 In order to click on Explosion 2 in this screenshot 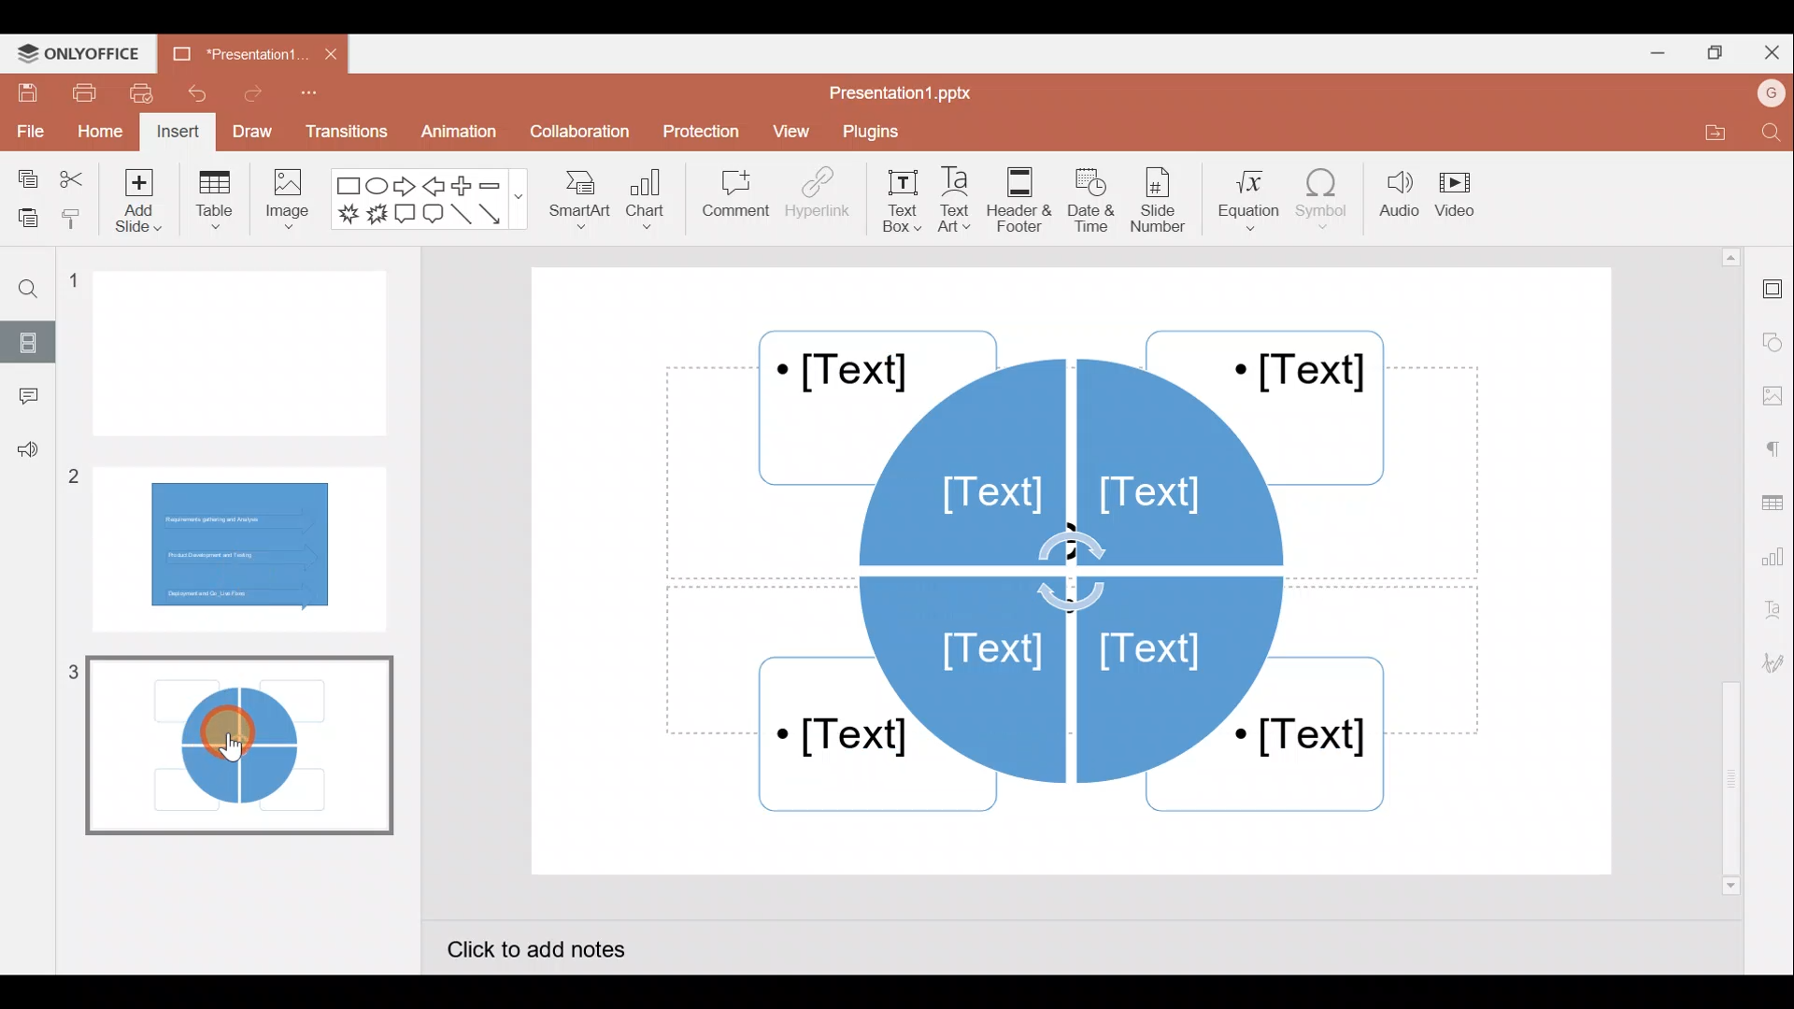, I will do `click(376, 216)`.